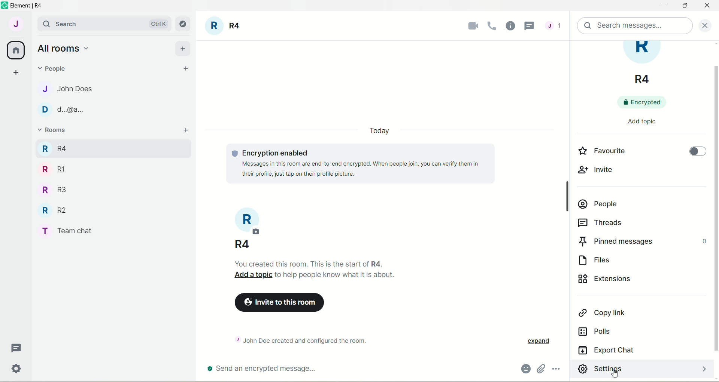 This screenshot has width=719, height=382. What do you see at coordinates (538, 342) in the screenshot?
I see `expand` at bounding box center [538, 342].